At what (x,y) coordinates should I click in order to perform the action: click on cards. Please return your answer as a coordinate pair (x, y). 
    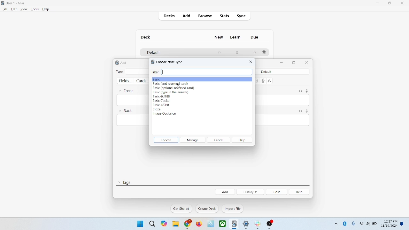
    Looking at the image, I should click on (141, 81).